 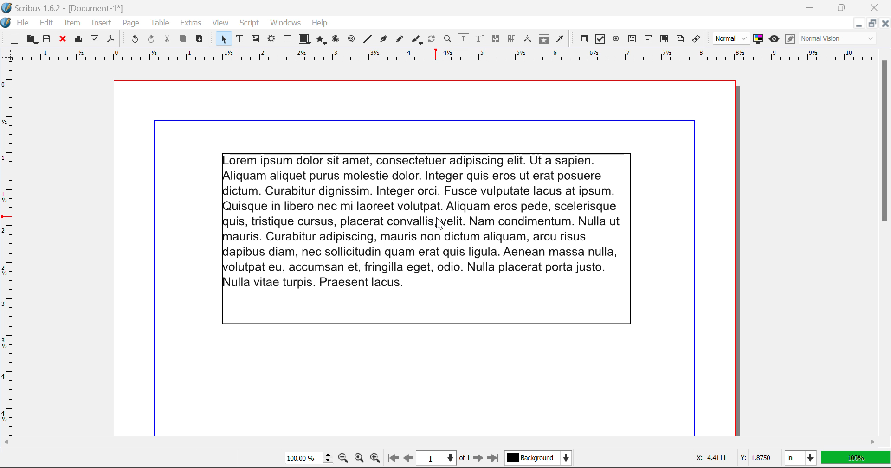 I want to click on Last Page, so click(x=495, y=460).